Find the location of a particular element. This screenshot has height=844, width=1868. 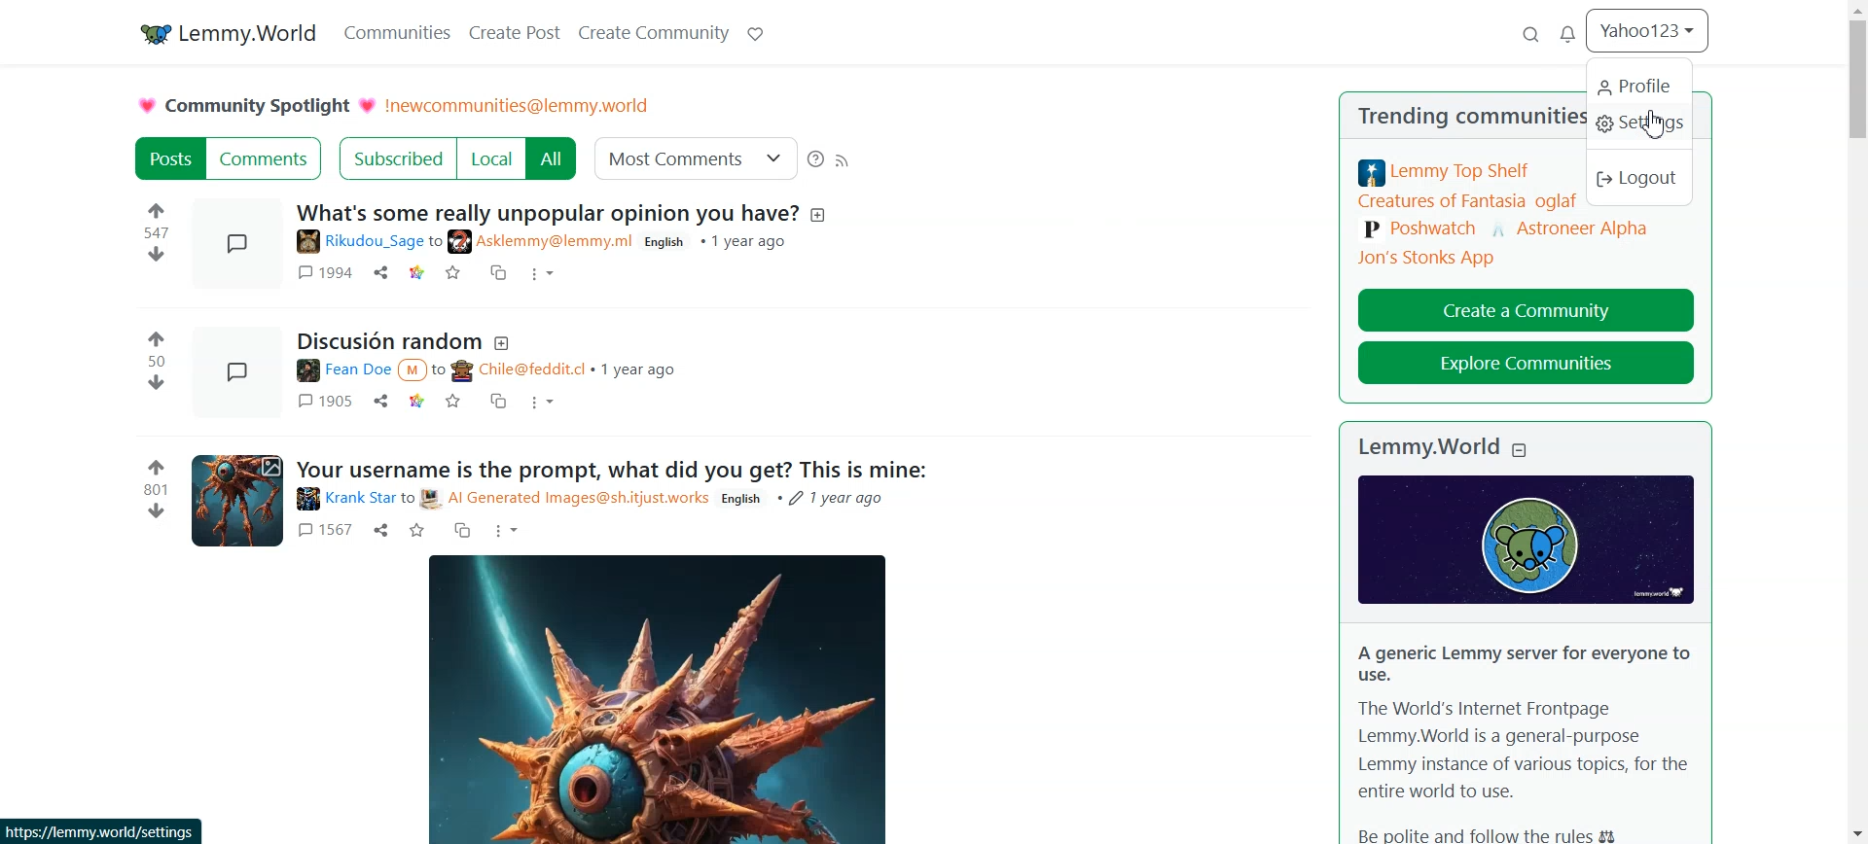

!newcommunities@lemmy.world is located at coordinates (521, 106).